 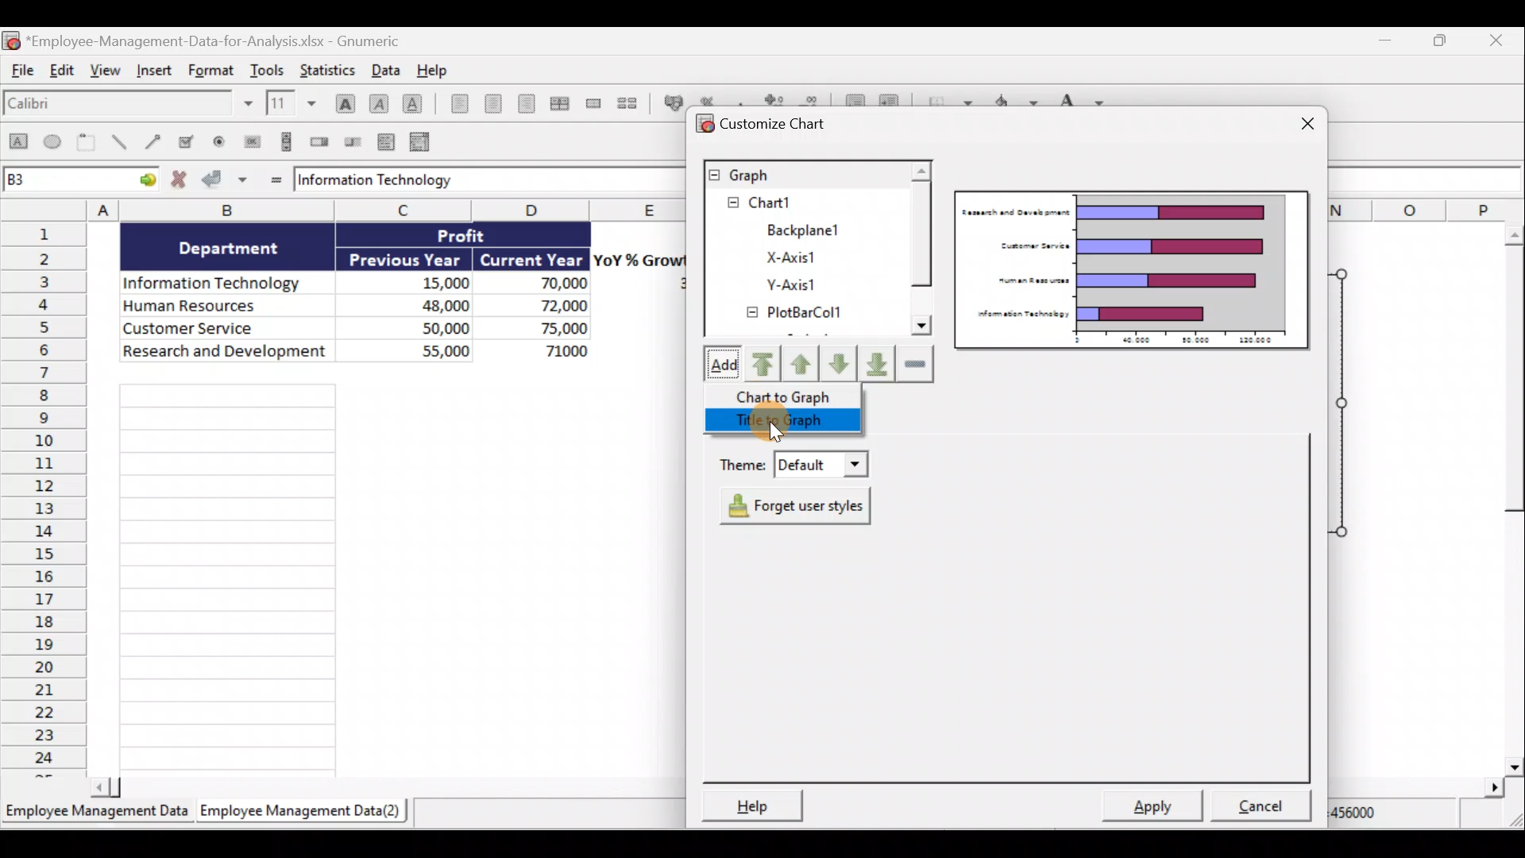 I want to click on Data, so click(x=384, y=69).